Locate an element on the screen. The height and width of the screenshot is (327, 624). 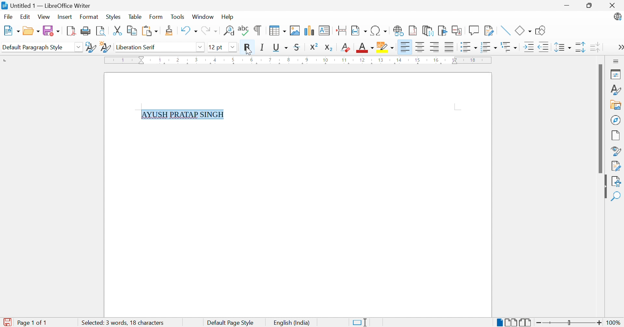
Align Right is located at coordinates (435, 47).